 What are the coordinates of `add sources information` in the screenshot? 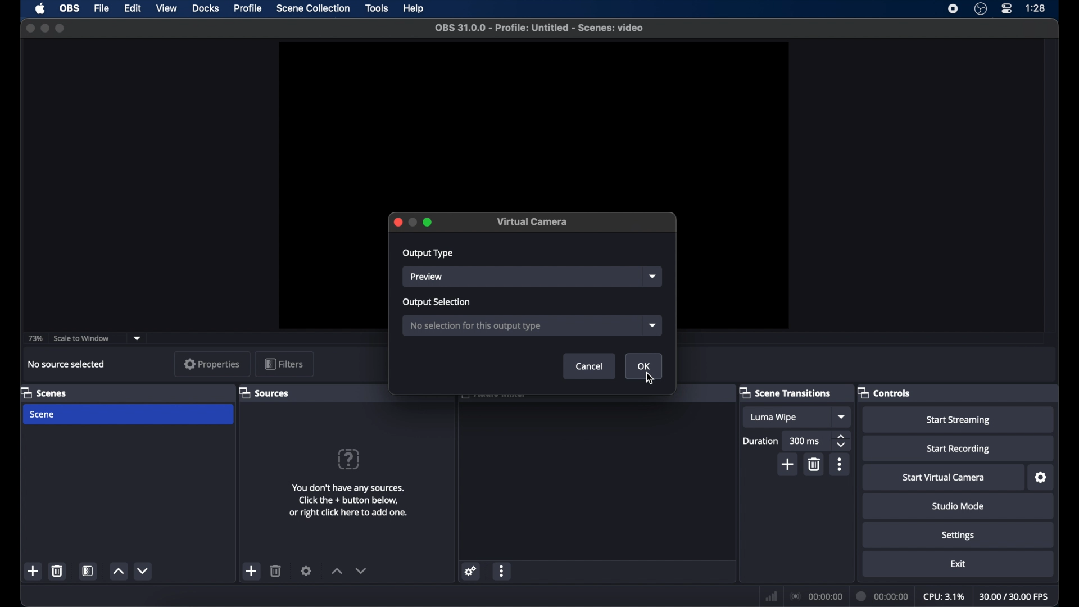 It's located at (348, 501).